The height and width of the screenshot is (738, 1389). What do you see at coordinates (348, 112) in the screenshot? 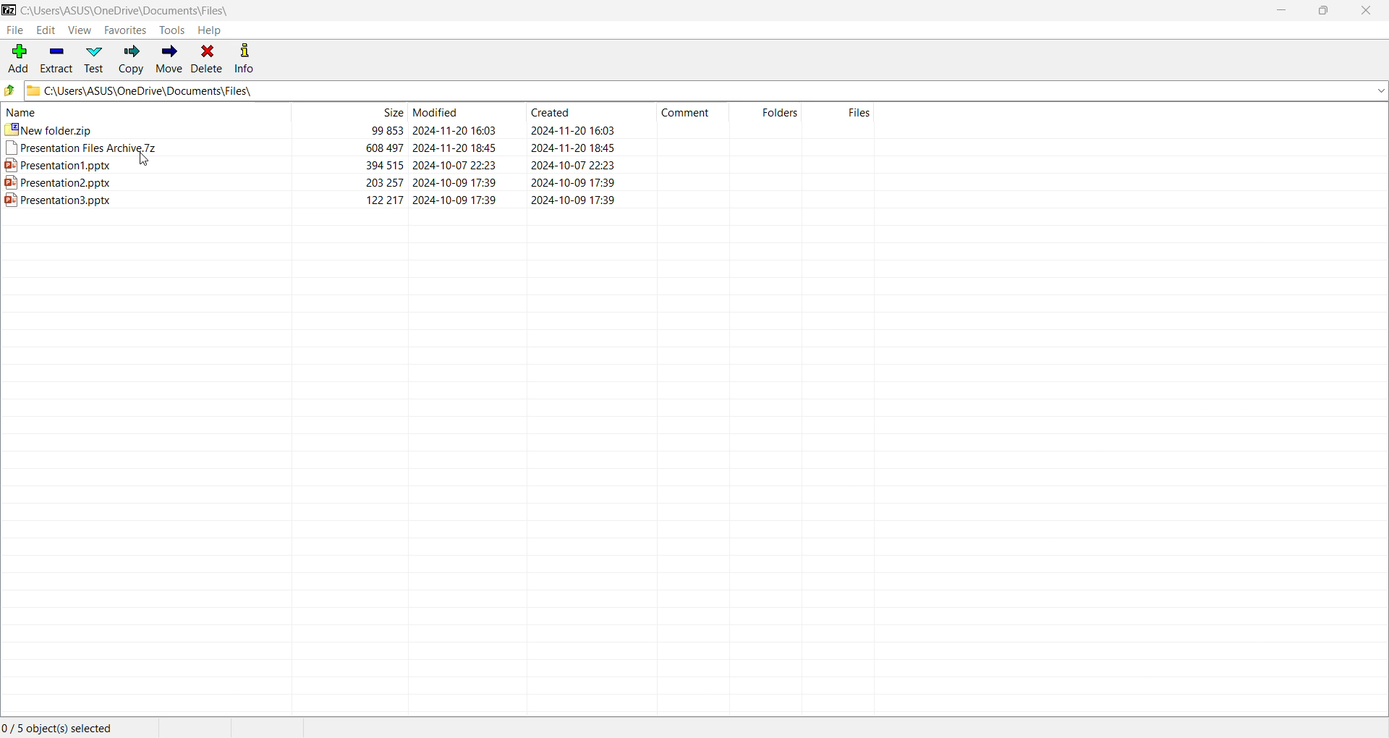
I see `size` at bounding box center [348, 112].